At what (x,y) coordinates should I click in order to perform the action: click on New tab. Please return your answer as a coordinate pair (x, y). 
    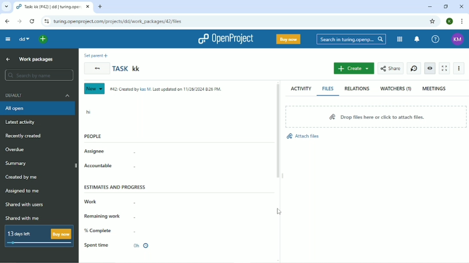
    Looking at the image, I should click on (99, 7).